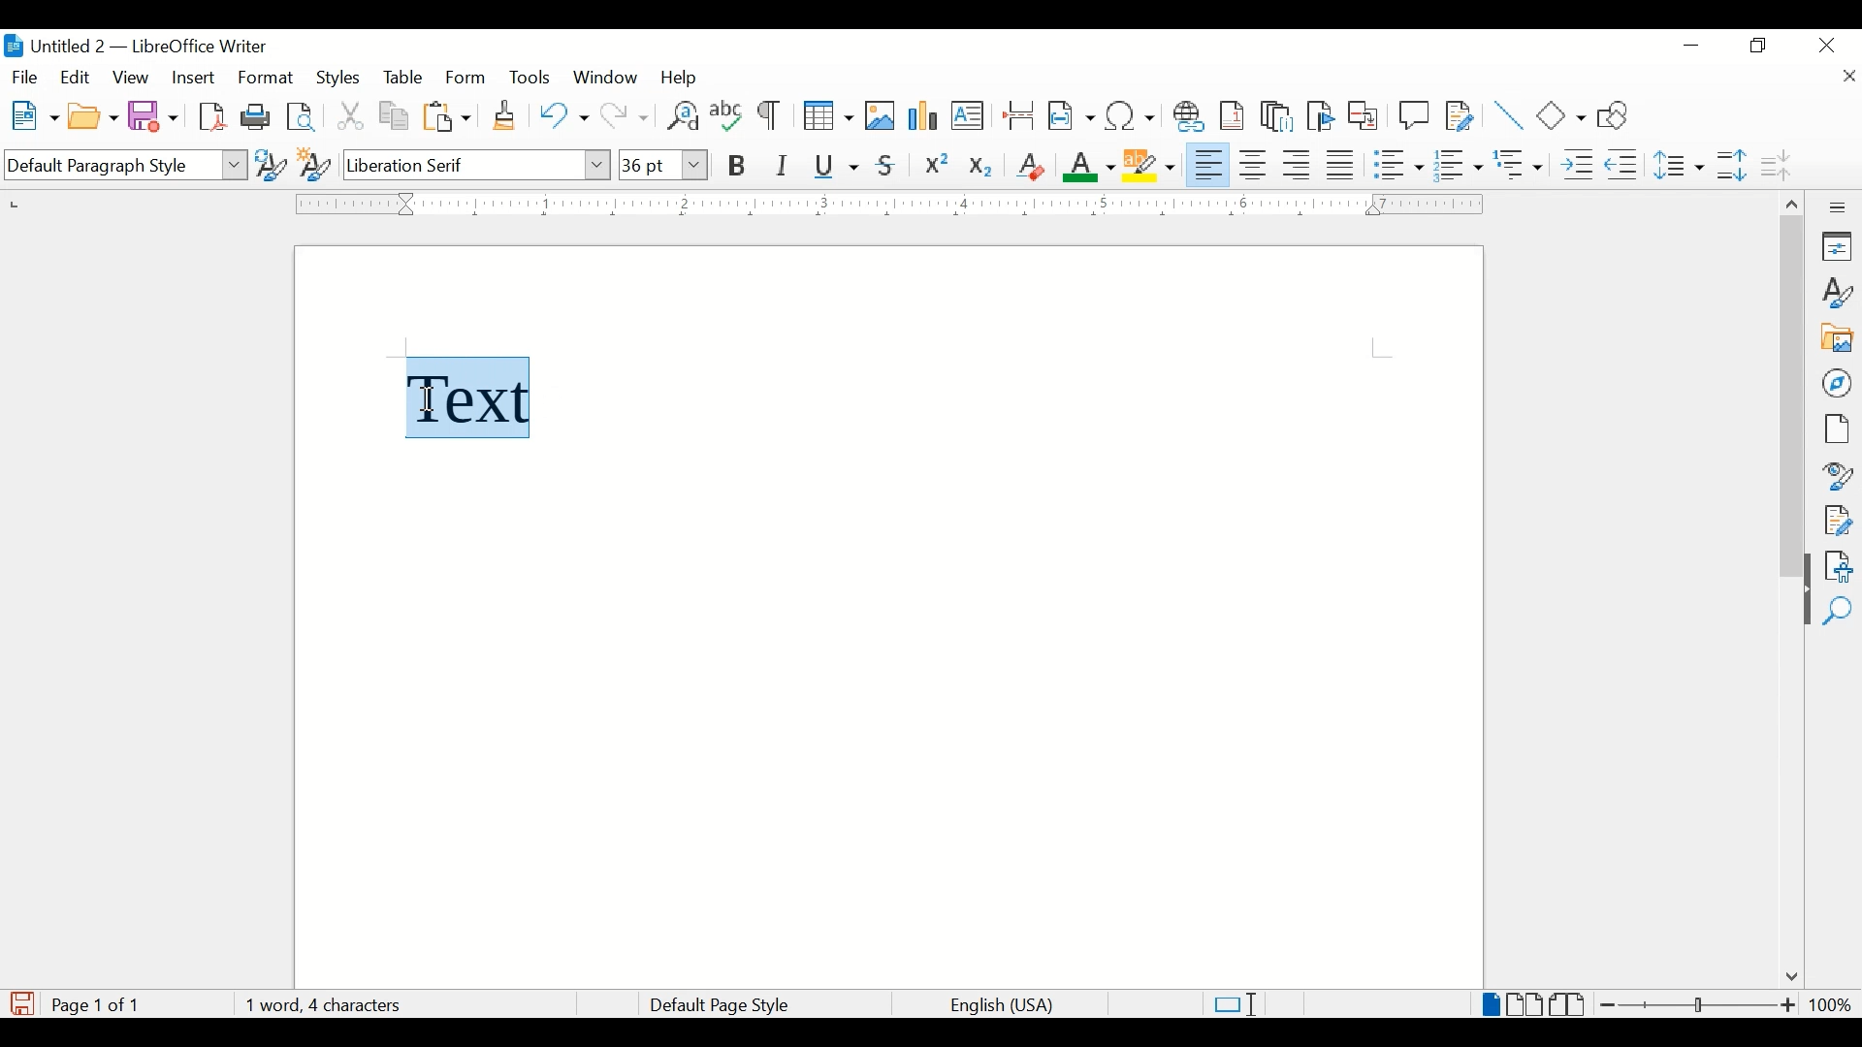 The width and height of the screenshot is (1862, 1047). I want to click on word count, so click(323, 1004).